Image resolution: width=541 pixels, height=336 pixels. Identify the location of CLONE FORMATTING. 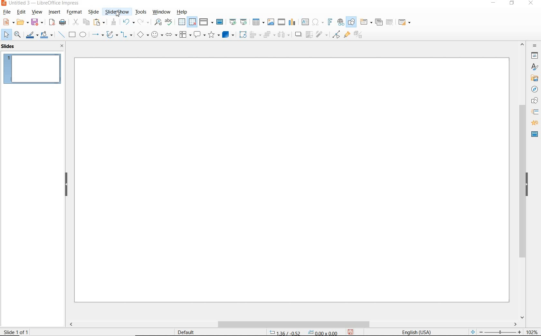
(114, 22).